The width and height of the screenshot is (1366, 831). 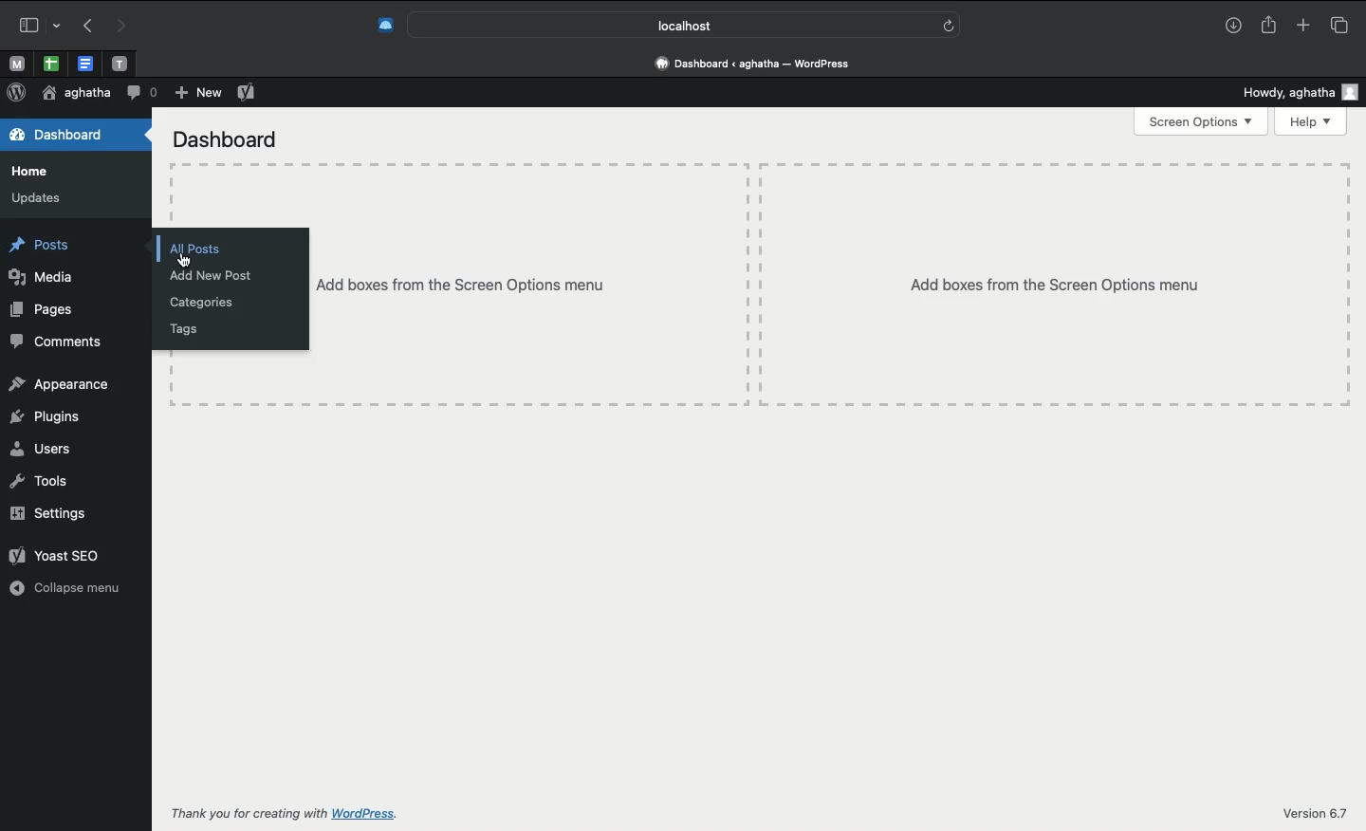 I want to click on Categories, so click(x=204, y=302).